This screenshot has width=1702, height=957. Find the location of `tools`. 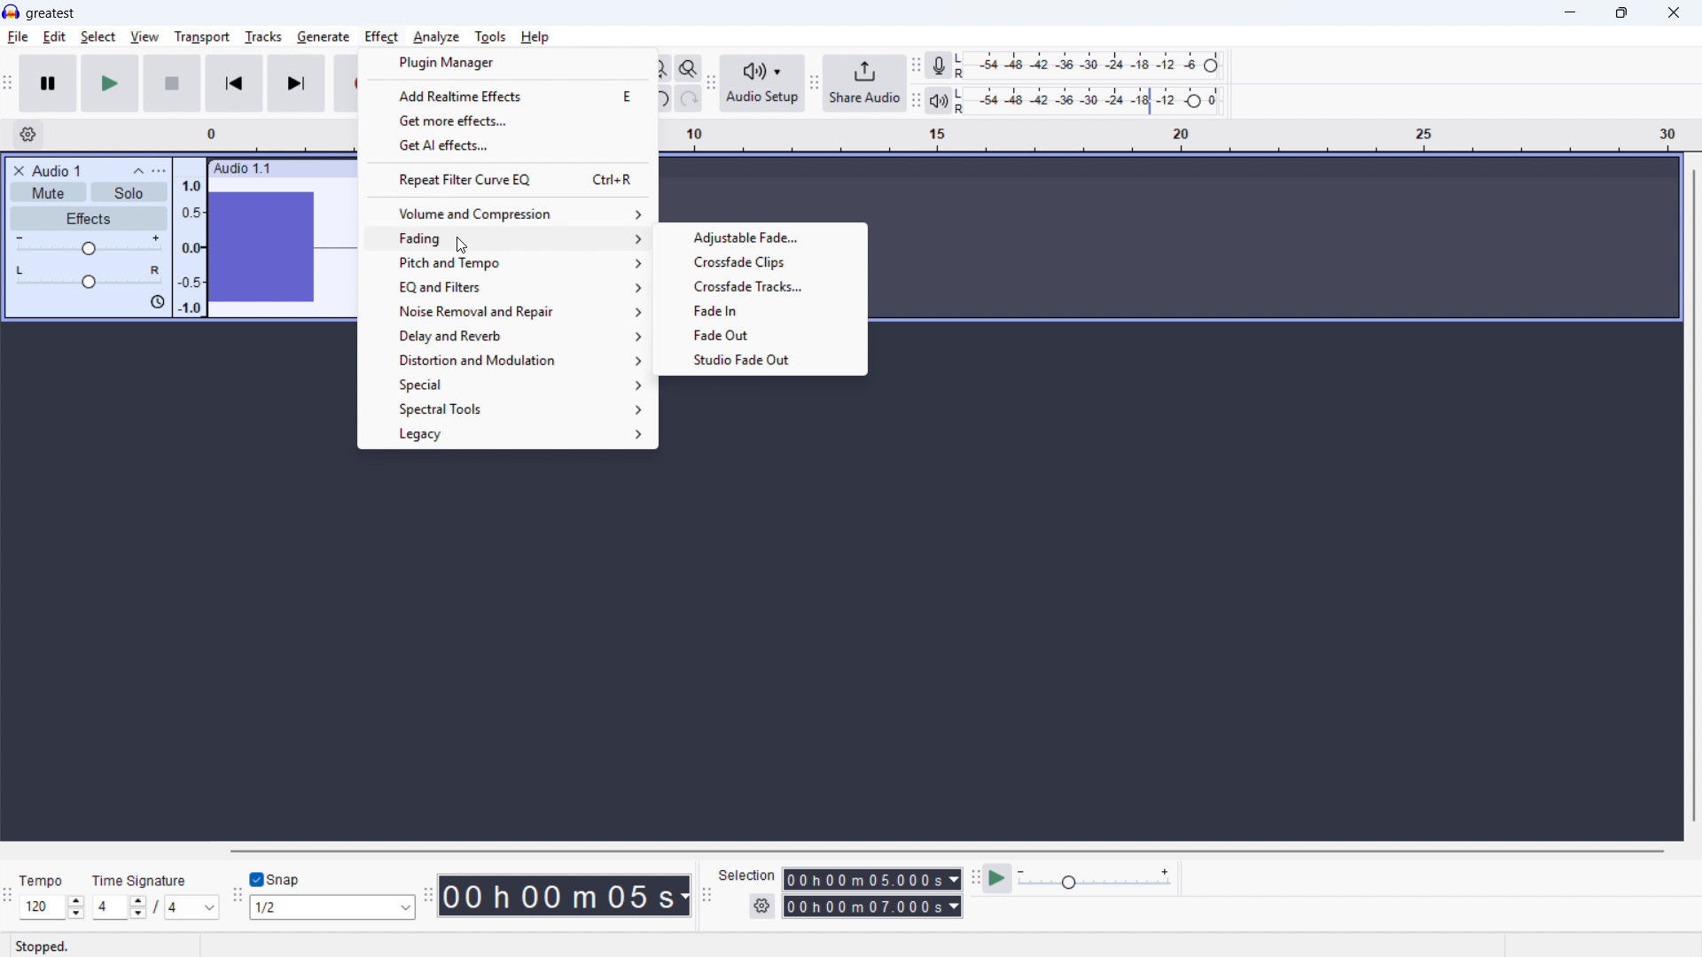

tools is located at coordinates (490, 37).